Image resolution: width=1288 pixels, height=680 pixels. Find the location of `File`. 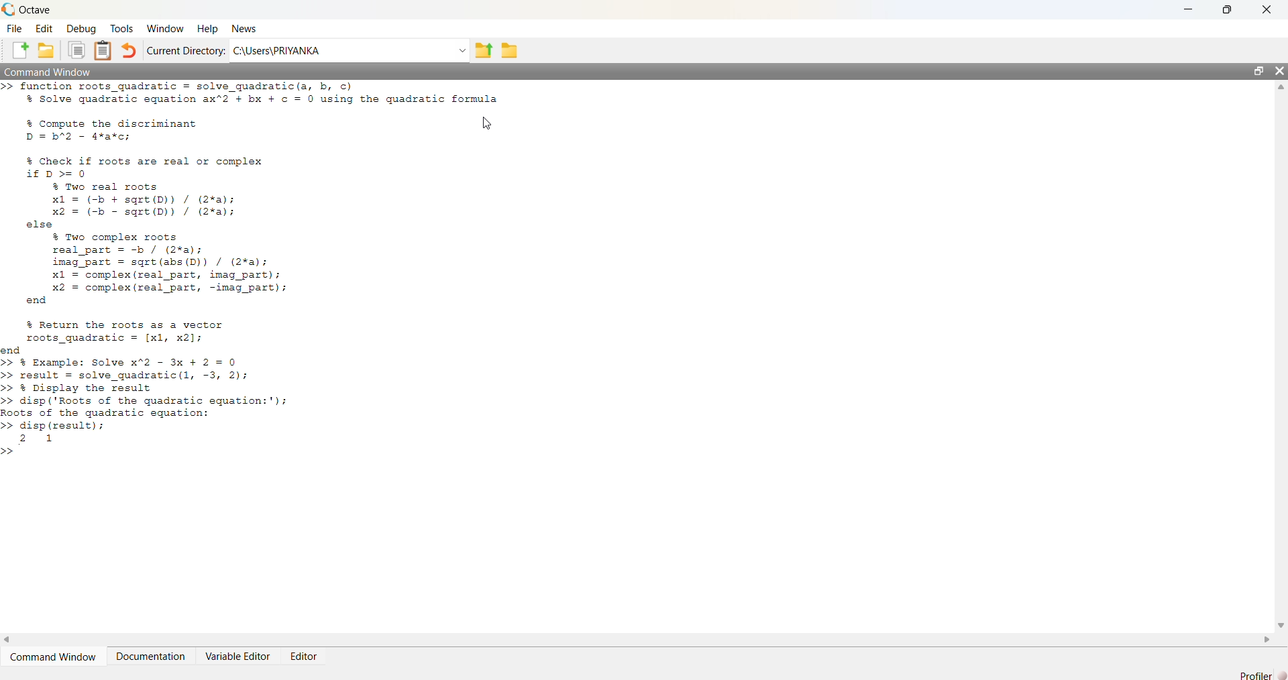

File is located at coordinates (15, 27).